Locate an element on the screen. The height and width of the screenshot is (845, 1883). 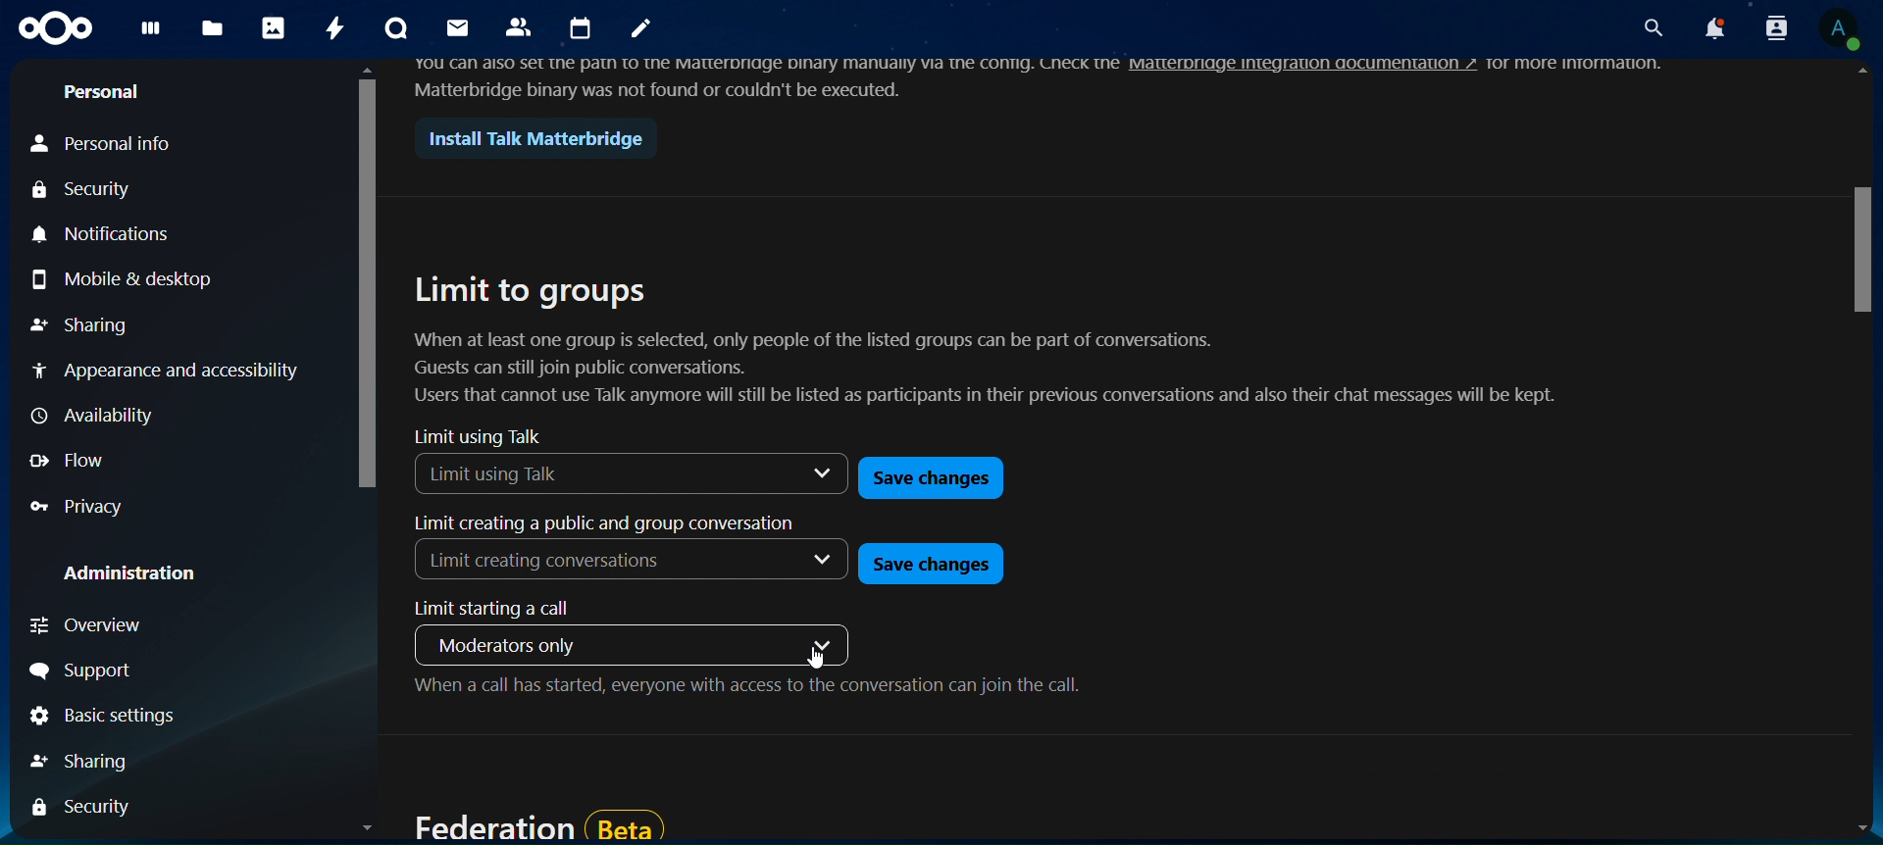
scroll bar is located at coordinates (1862, 456).